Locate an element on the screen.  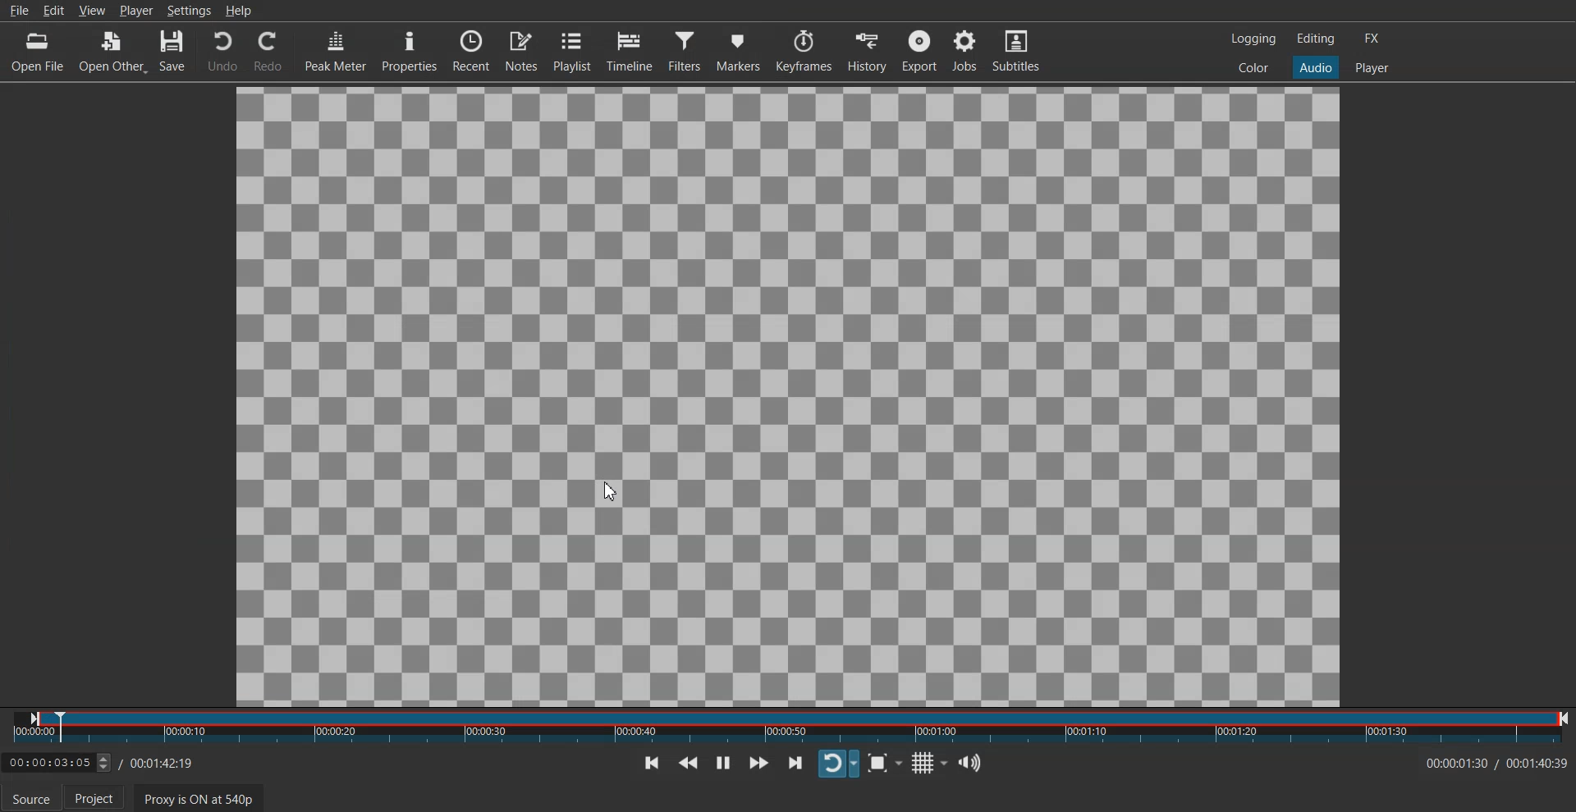
View is located at coordinates (92, 10).